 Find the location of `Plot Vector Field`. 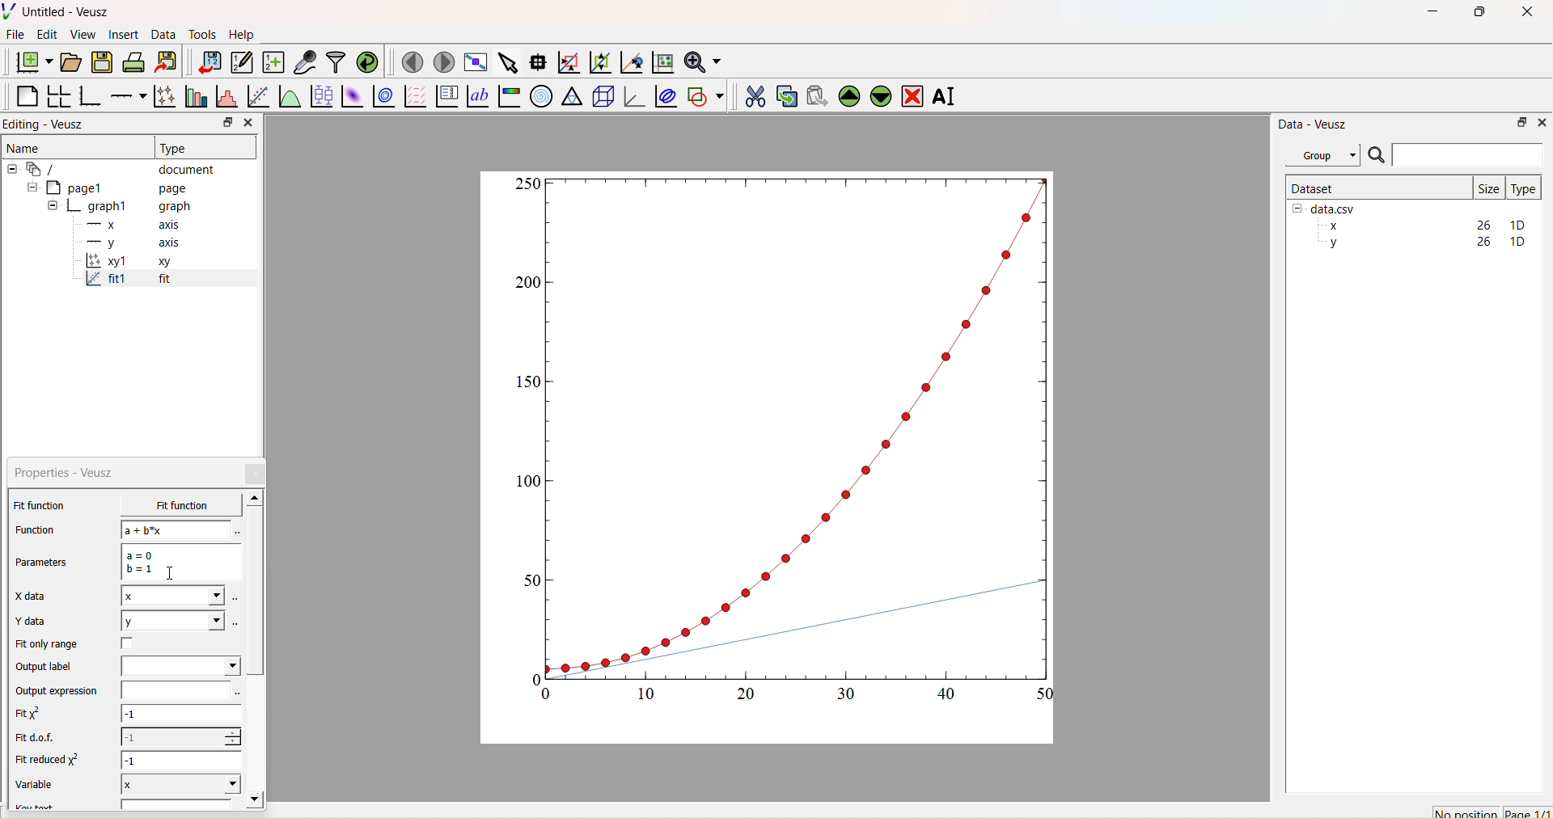

Plot Vector Field is located at coordinates (415, 98).